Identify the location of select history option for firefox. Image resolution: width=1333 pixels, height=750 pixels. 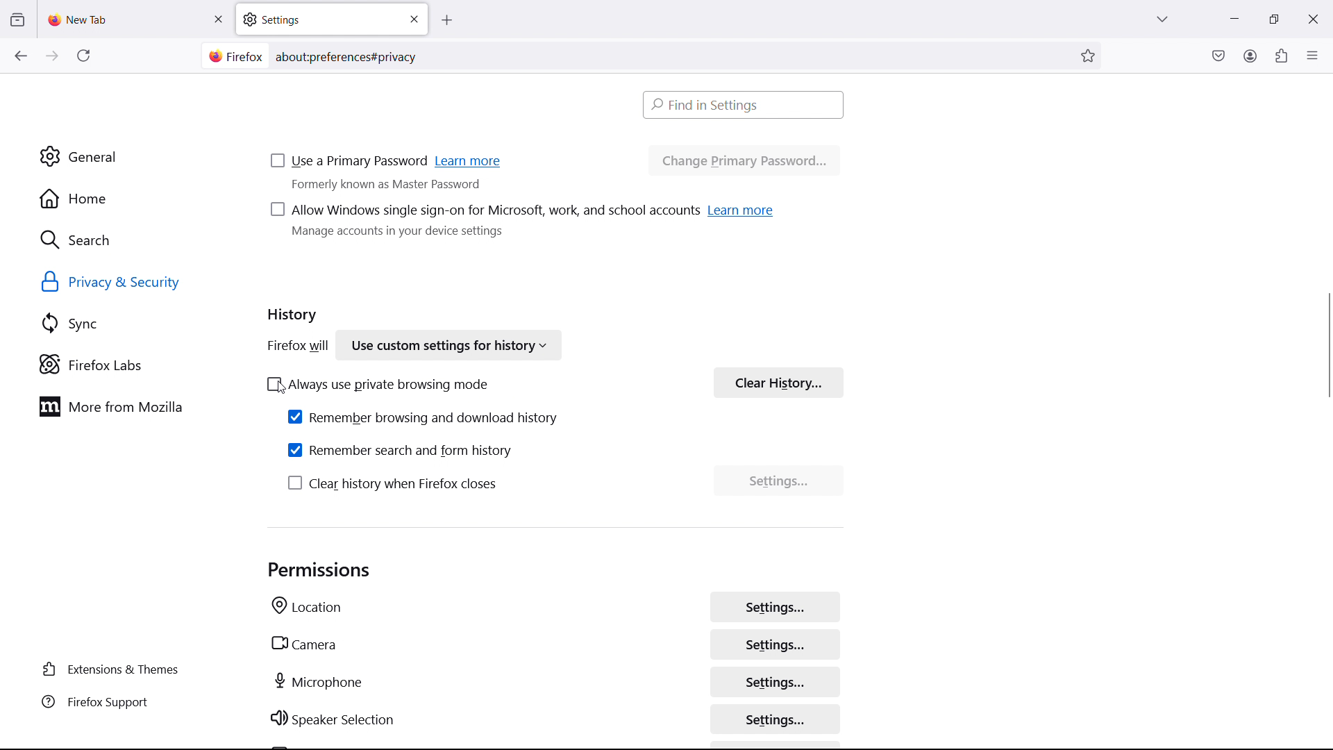
(447, 347).